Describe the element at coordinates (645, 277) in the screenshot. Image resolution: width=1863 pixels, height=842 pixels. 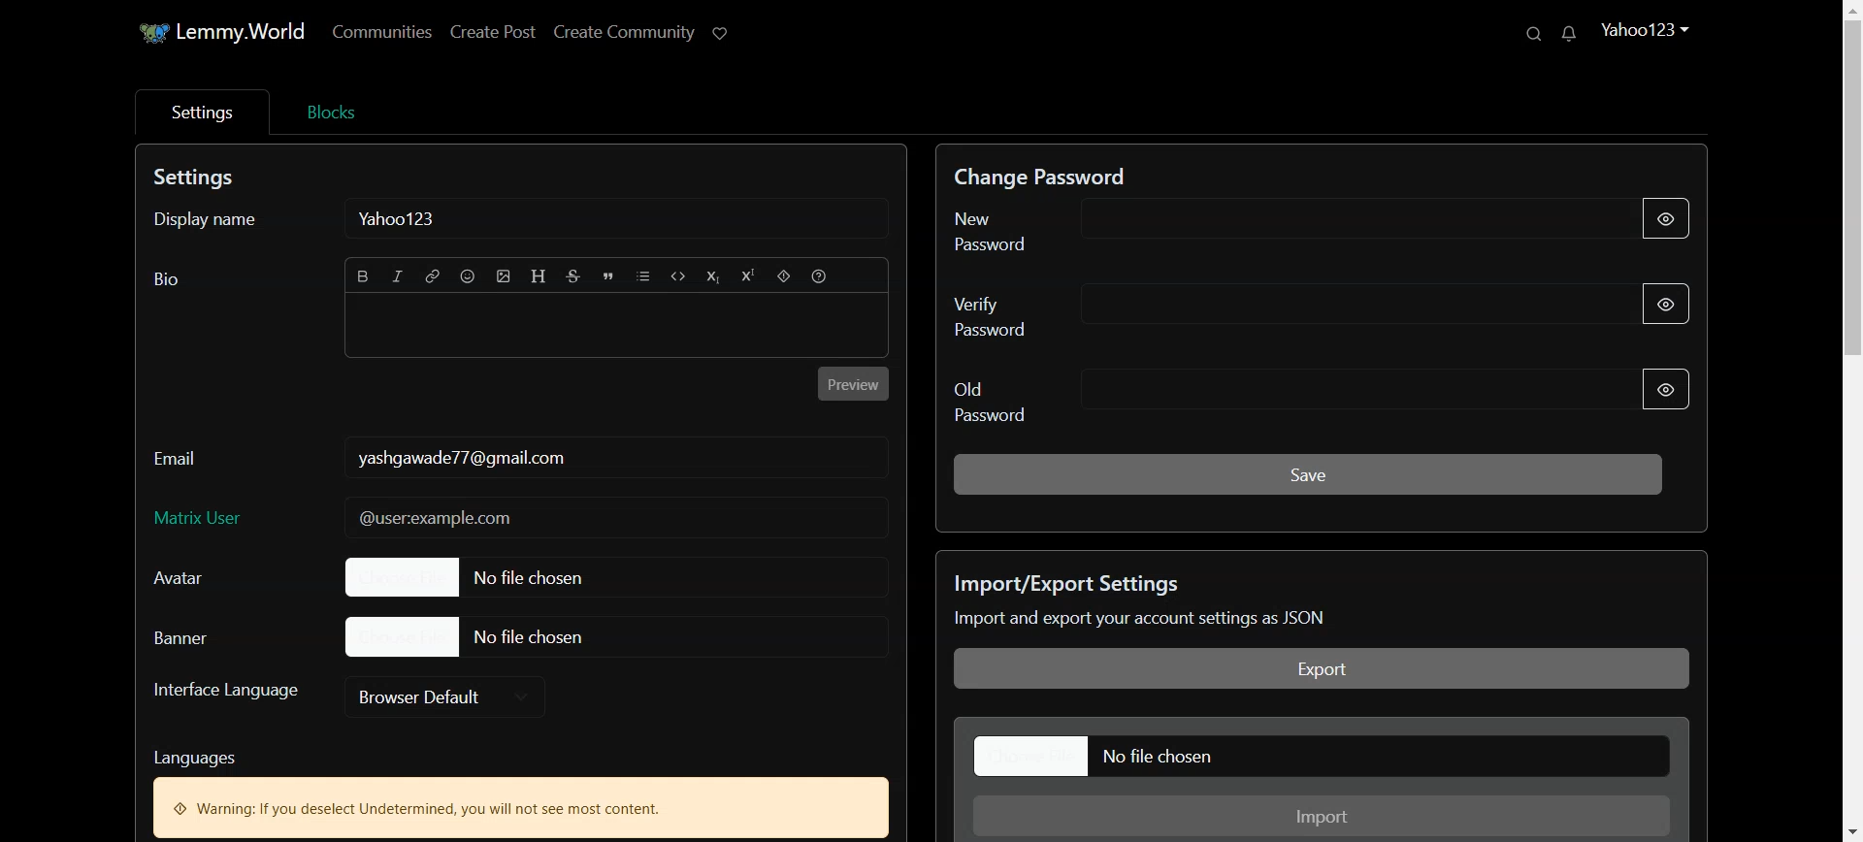
I see `List` at that location.